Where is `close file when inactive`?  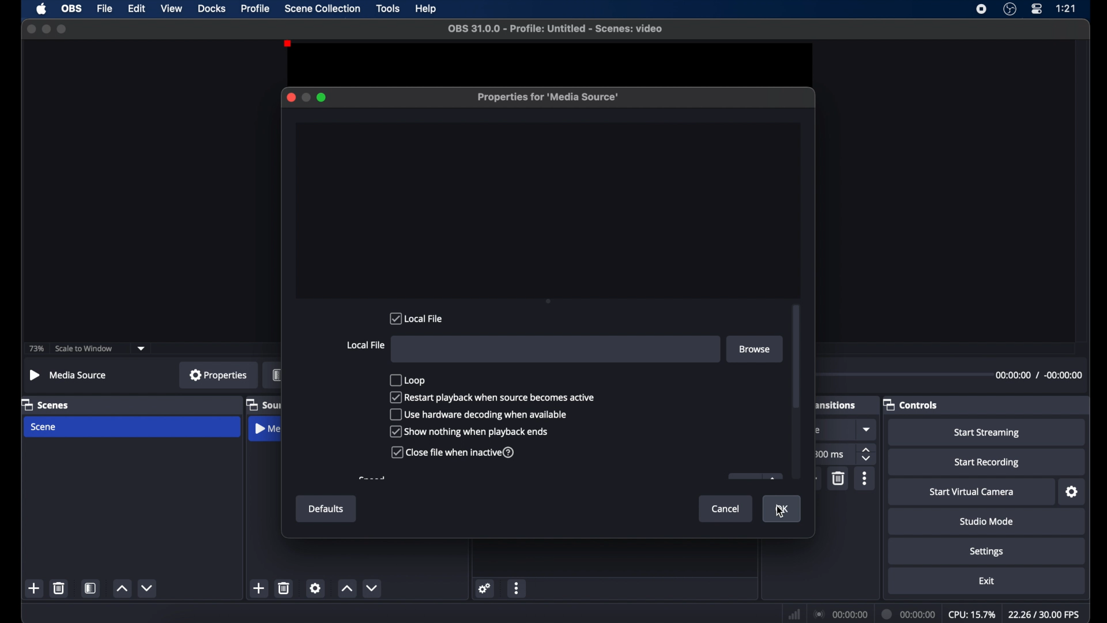 close file when inactive is located at coordinates (454, 452).